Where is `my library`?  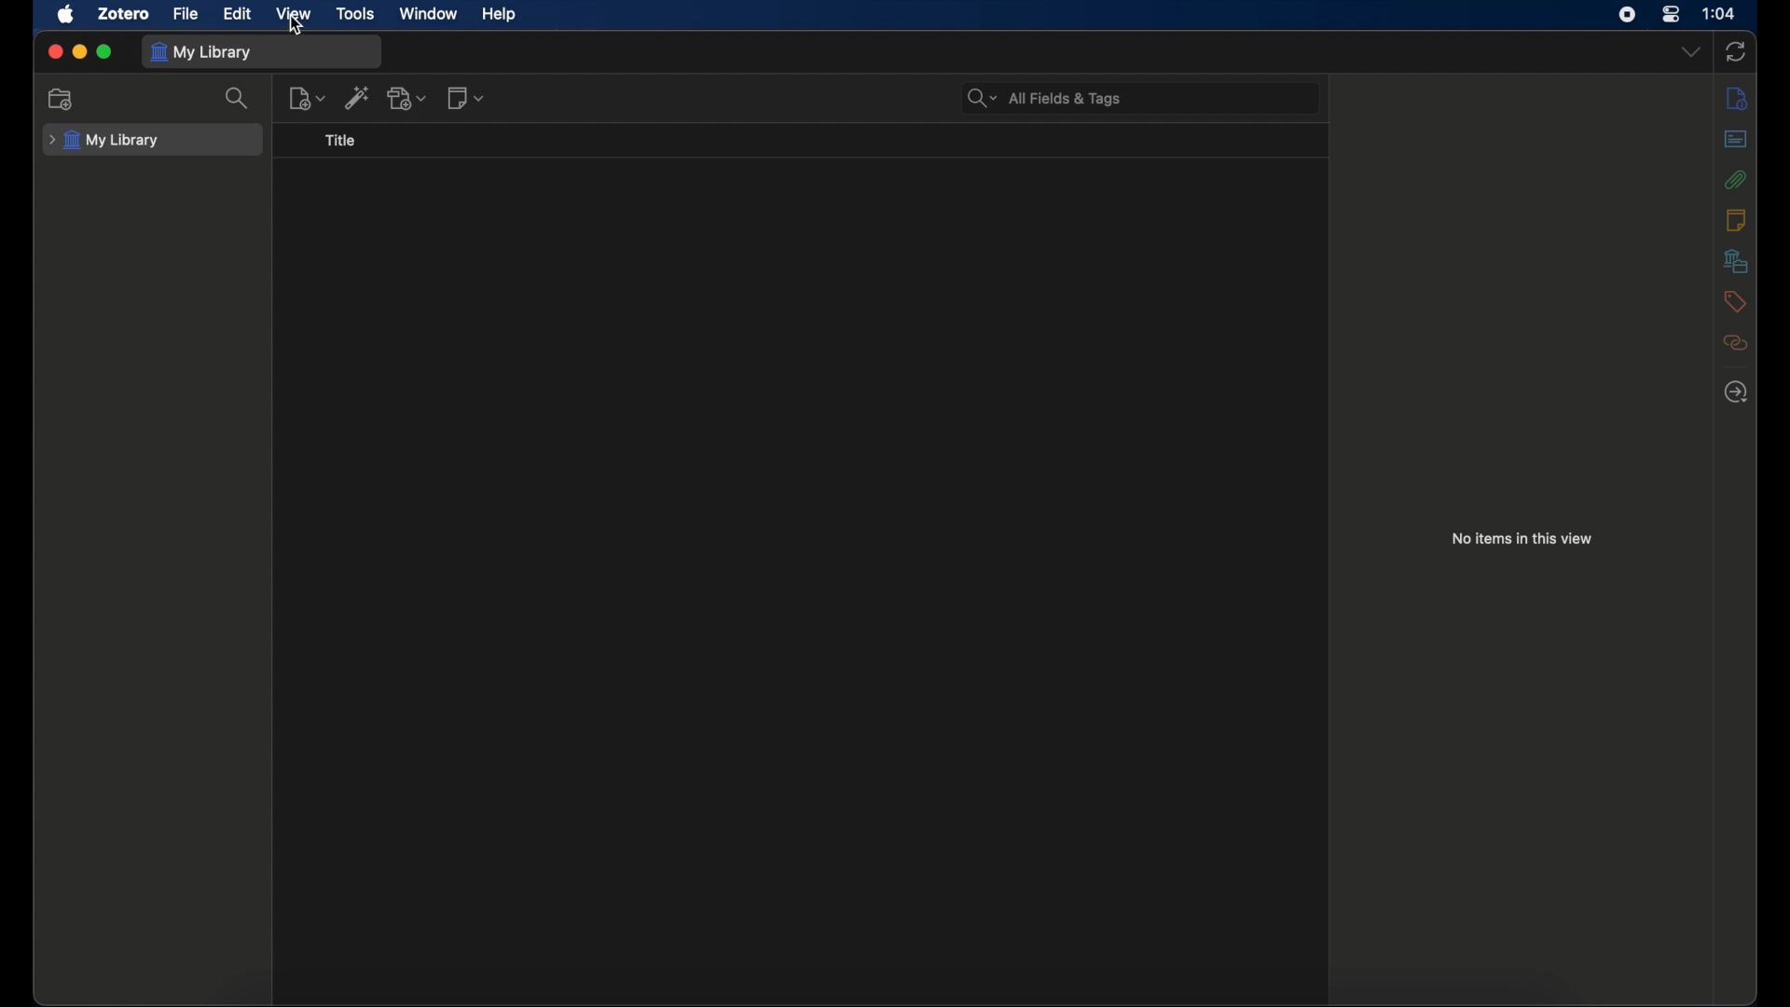 my library is located at coordinates (203, 52).